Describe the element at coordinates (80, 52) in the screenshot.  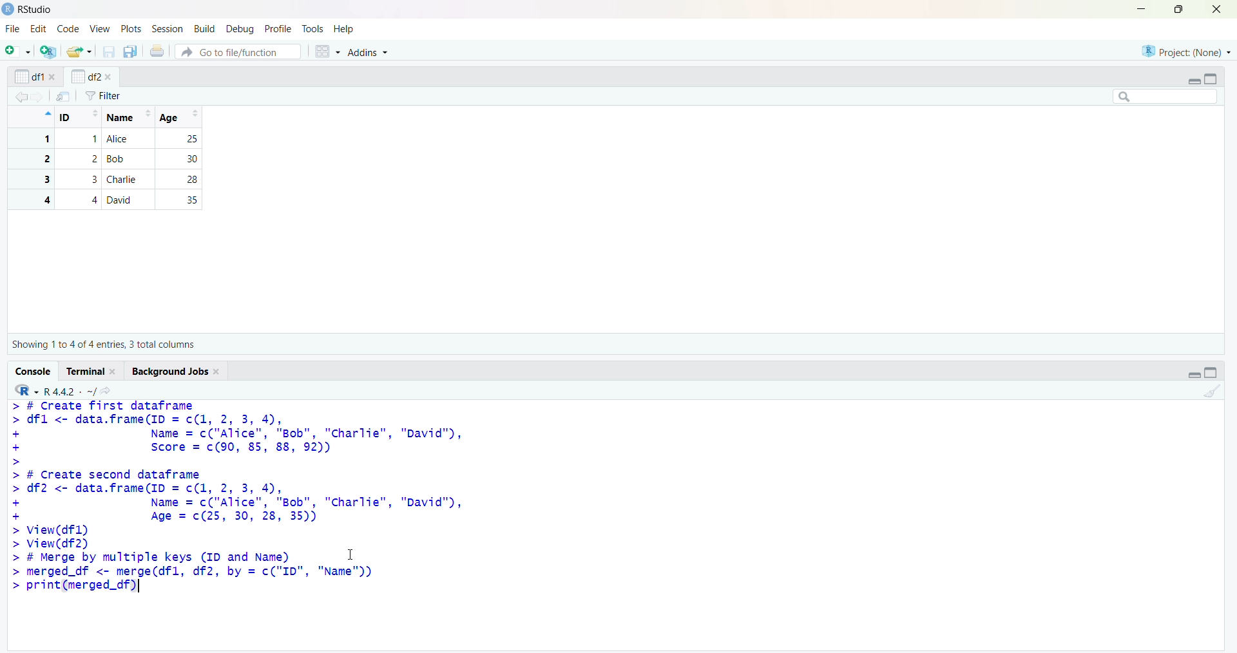
I see `share folder as` at that location.